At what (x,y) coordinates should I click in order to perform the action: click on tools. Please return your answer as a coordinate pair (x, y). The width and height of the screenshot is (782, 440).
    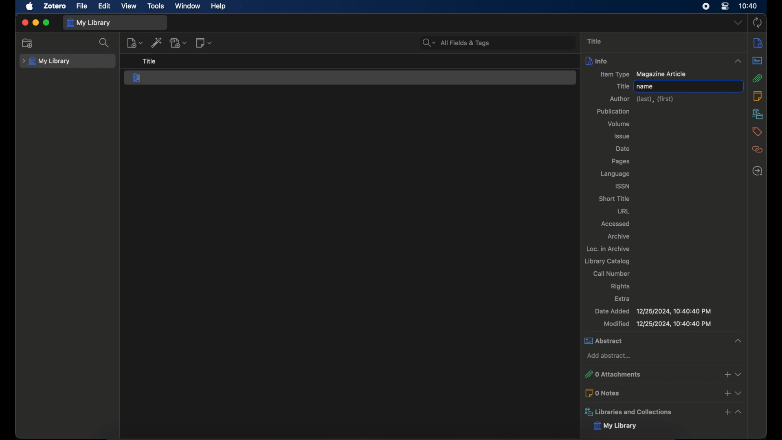
    Looking at the image, I should click on (156, 6).